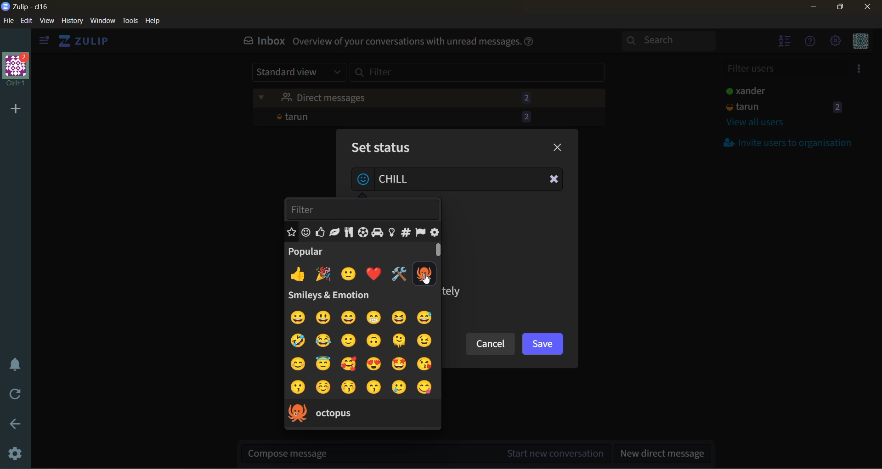 The height and width of the screenshot is (469, 882). What do you see at coordinates (14, 368) in the screenshot?
I see `enable do not disturb` at bounding box center [14, 368].